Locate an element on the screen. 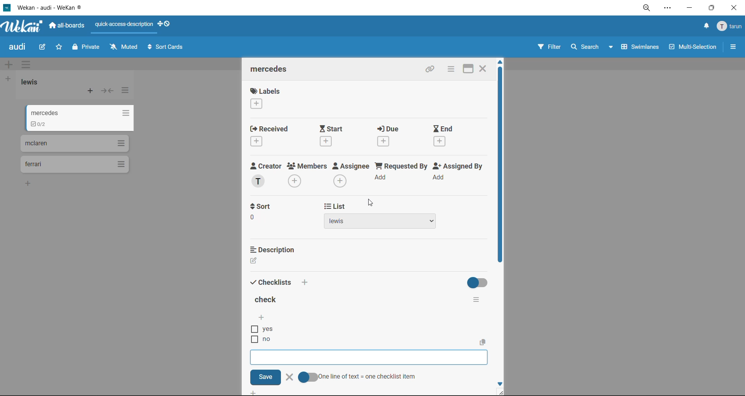 This screenshot has width=745, height=396. search is located at coordinates (589, 47).